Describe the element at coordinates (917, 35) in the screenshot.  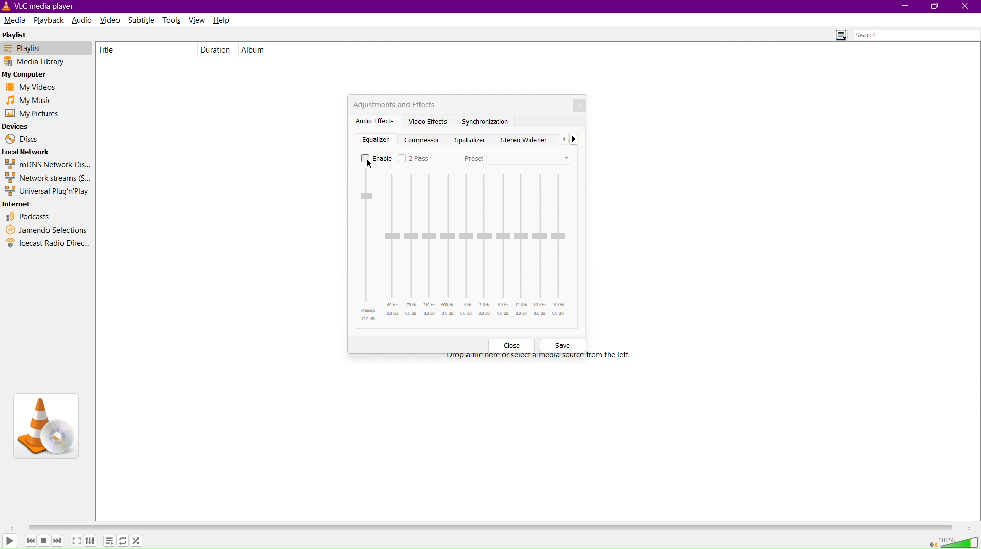
I see `Search bar` at that location.